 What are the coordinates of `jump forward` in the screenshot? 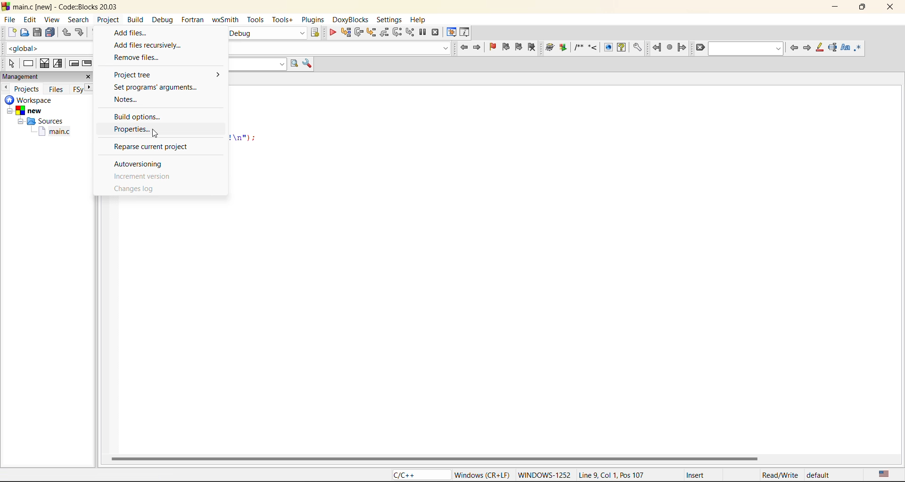 It's located at (682, 47).